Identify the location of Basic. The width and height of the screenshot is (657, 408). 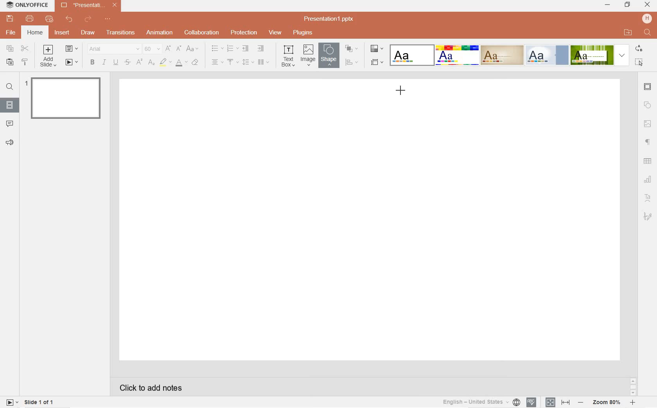
(457, 55).